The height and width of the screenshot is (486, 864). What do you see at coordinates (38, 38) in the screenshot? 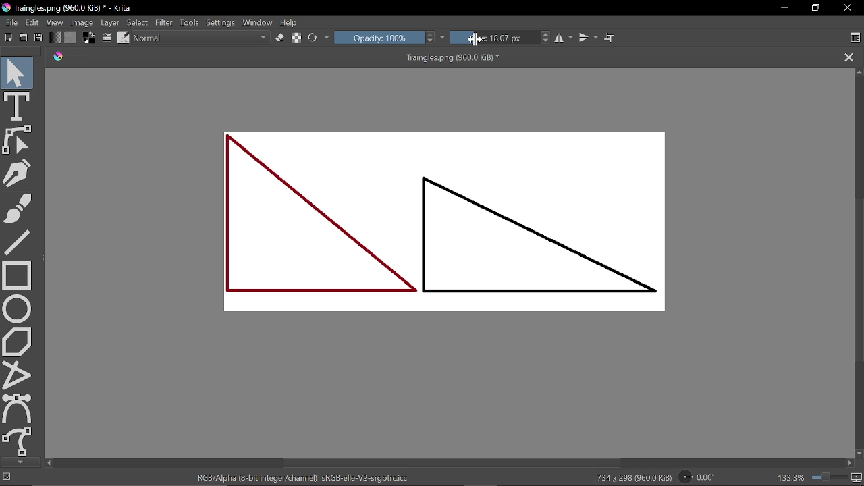
I see `Save` at bounding box center [38, 38].